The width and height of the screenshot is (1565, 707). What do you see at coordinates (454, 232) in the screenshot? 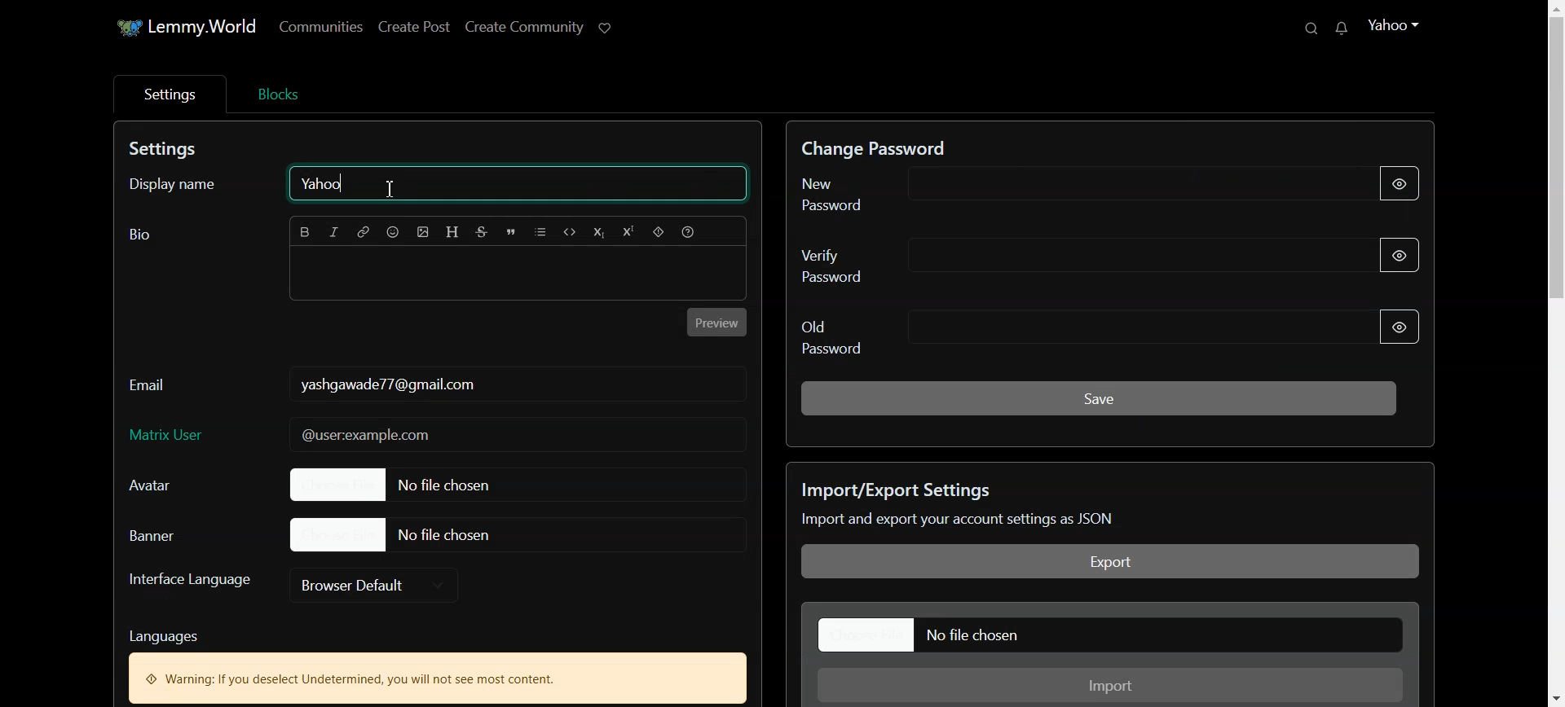
I see `Header` at bounding box center [454, 232].